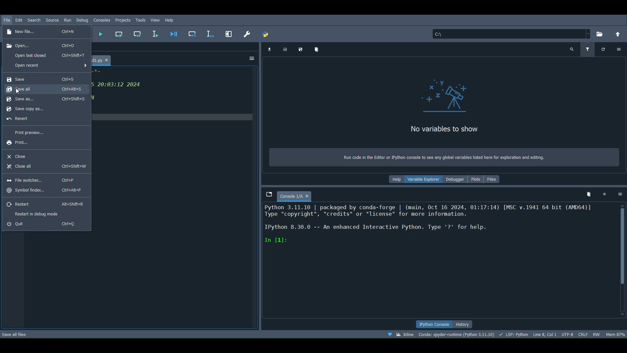  What do you see at coordinates (431, 324) in the screenshot?
I see `IPython console` at bounding box center [431, 324].